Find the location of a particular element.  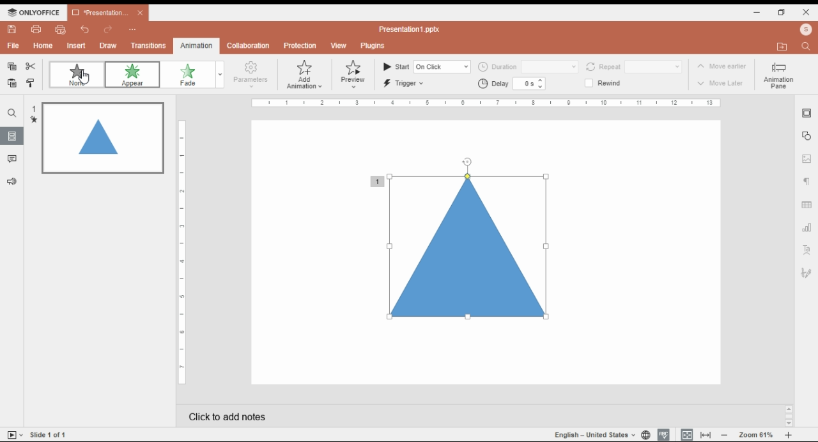

plugins is located at coordinates (374, 46).